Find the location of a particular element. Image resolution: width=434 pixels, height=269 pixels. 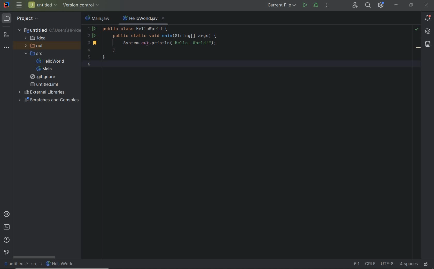

untitled is located at coordinates (43, 5).